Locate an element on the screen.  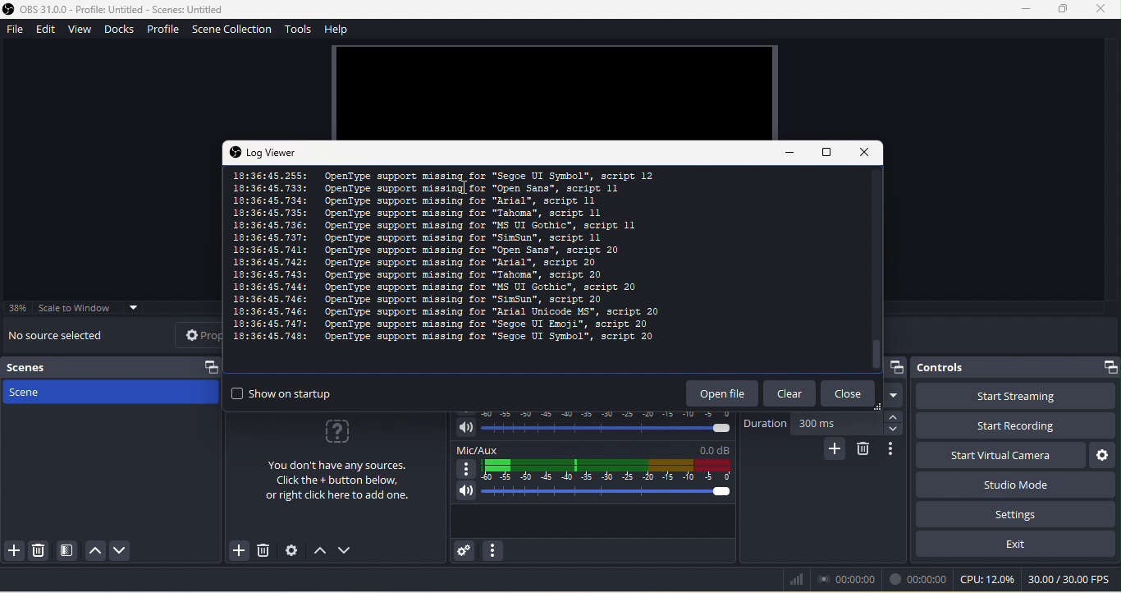
properties is located at coordinates (195, 334).